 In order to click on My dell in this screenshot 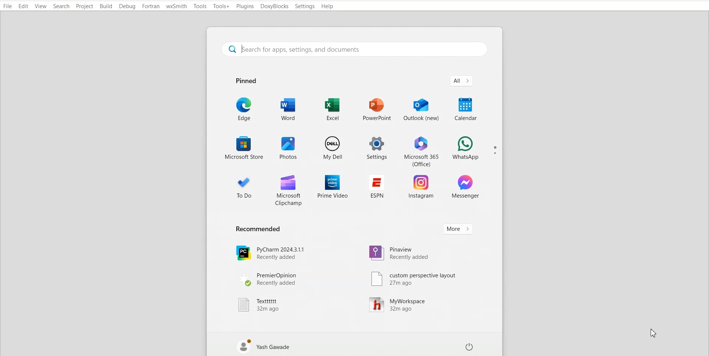, I will do `click(333, 148)`.